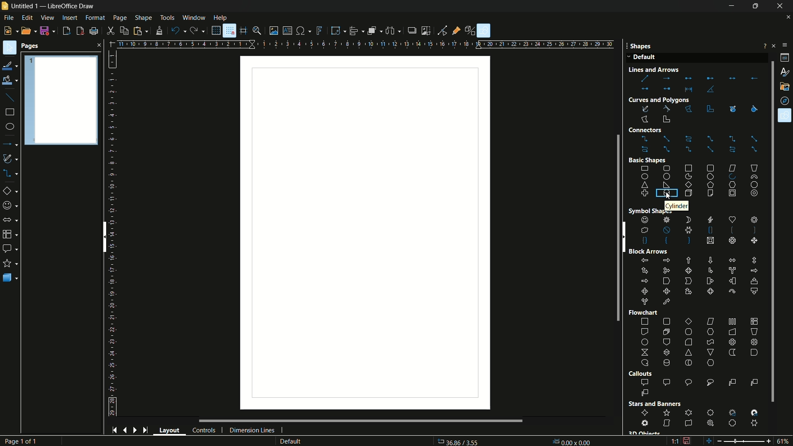 This screenshot has width=793, height=446. I want to click on gallery, so click(786, 87).